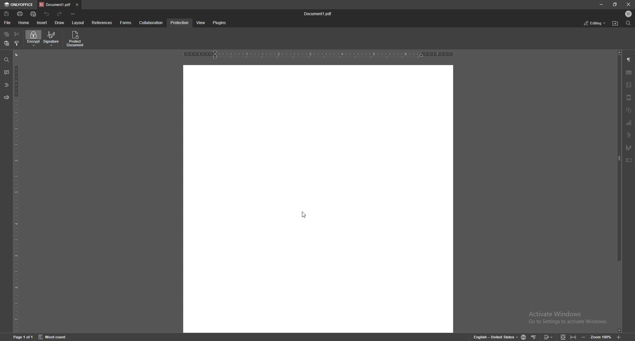  I want to click on zoom in, so click(619, 336).